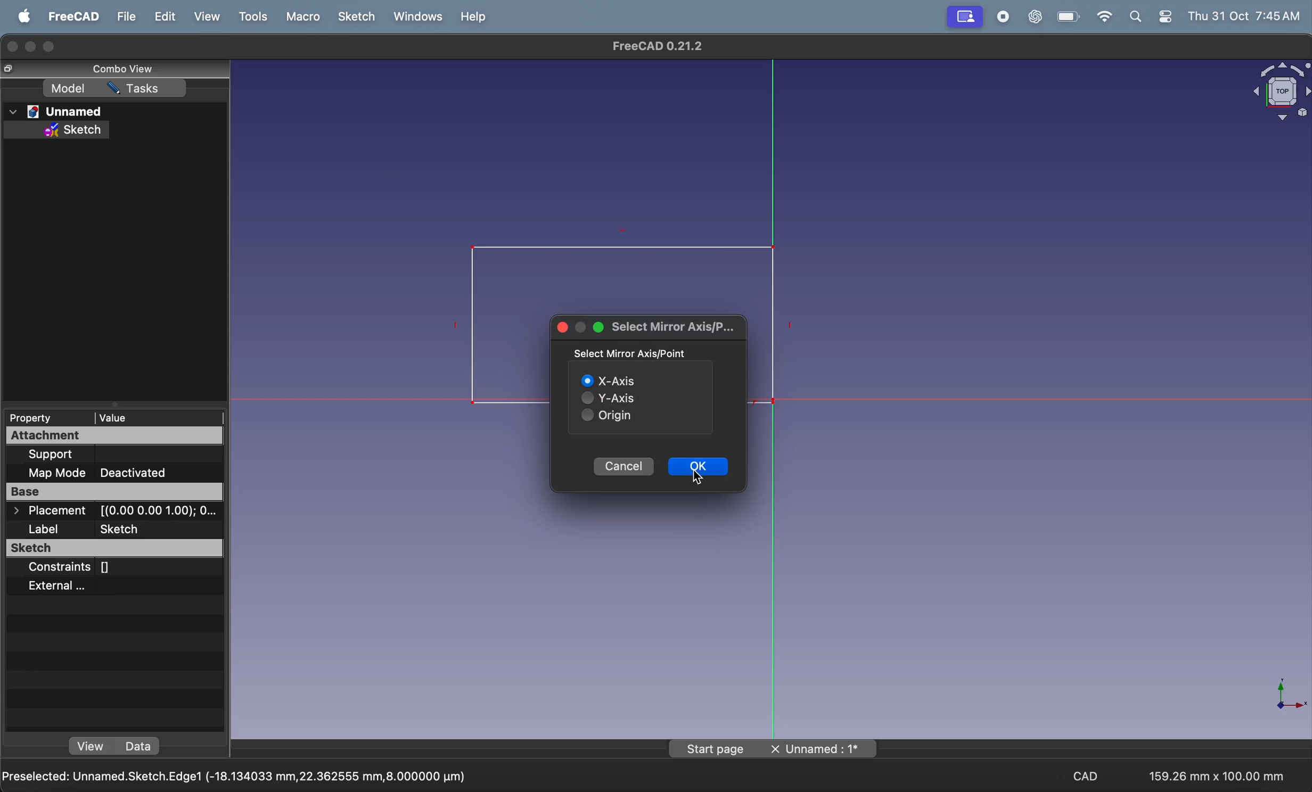  Describe the element at coordinates (19, 17) in the screenshot. I see `apple menu` at that location.